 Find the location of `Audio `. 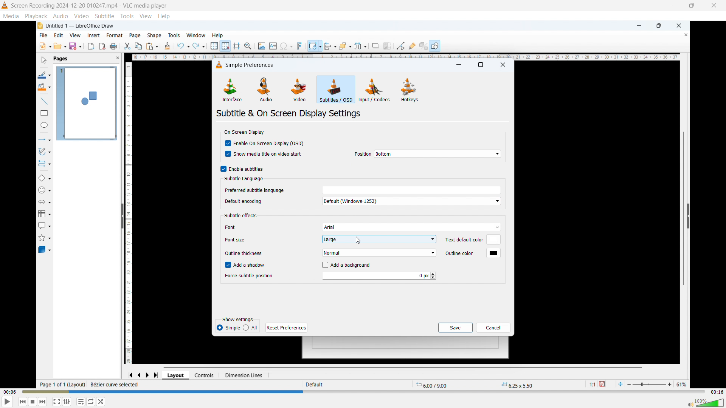

Audio  is located at coordinates (60, 16).